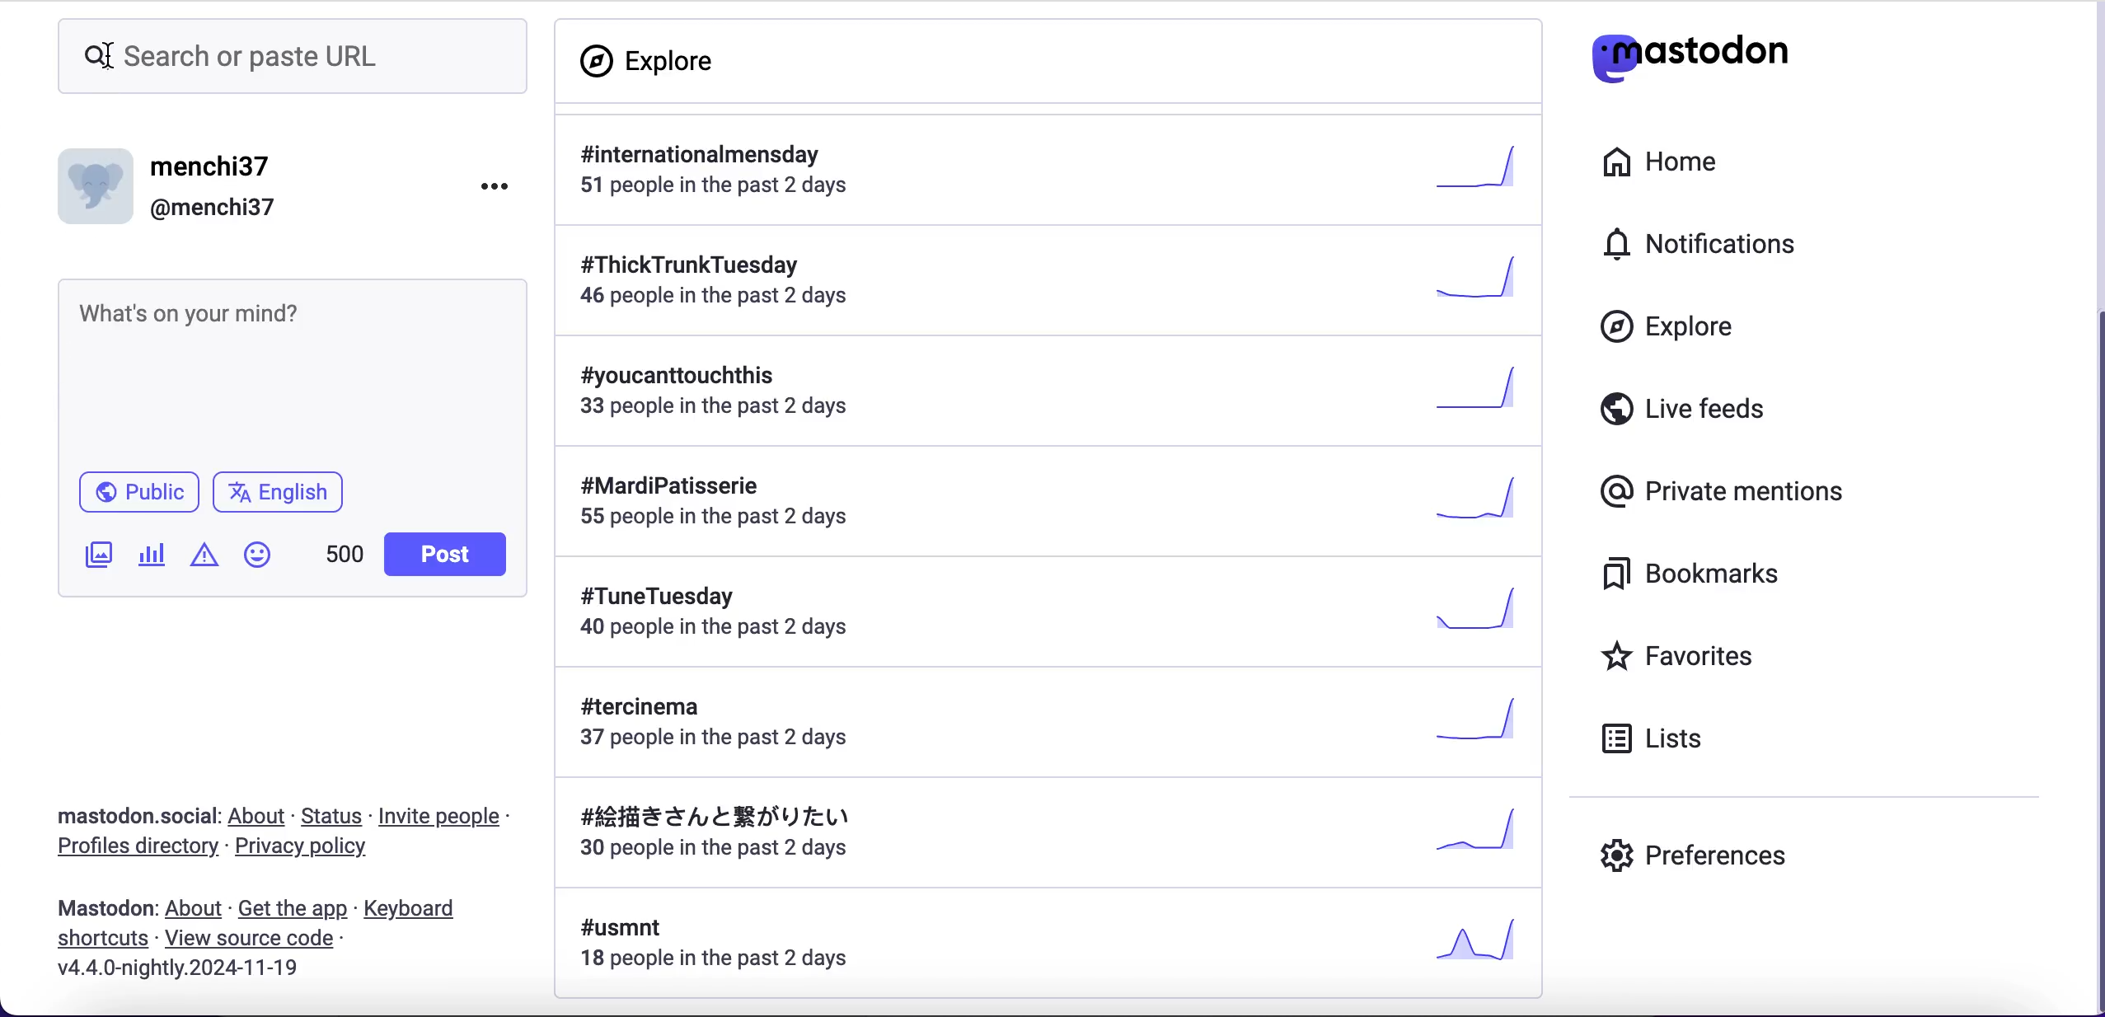 Image resolution: width=2105 pixels, height=1017 pixels. I want to click on notifications, so click(1705, 244).